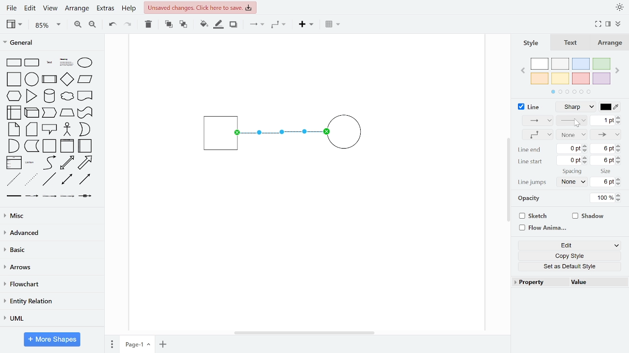  I want to click on current diagram, so click(289, 134).